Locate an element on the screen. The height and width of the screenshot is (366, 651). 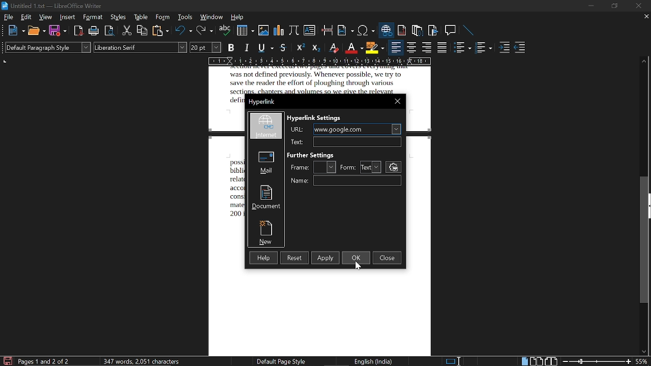
toggle print preview is located at coordinates (110, 31).